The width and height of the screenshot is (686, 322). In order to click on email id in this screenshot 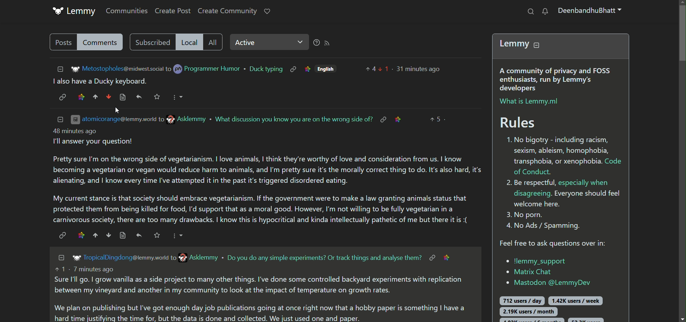, I will do `click(117, 69)`.